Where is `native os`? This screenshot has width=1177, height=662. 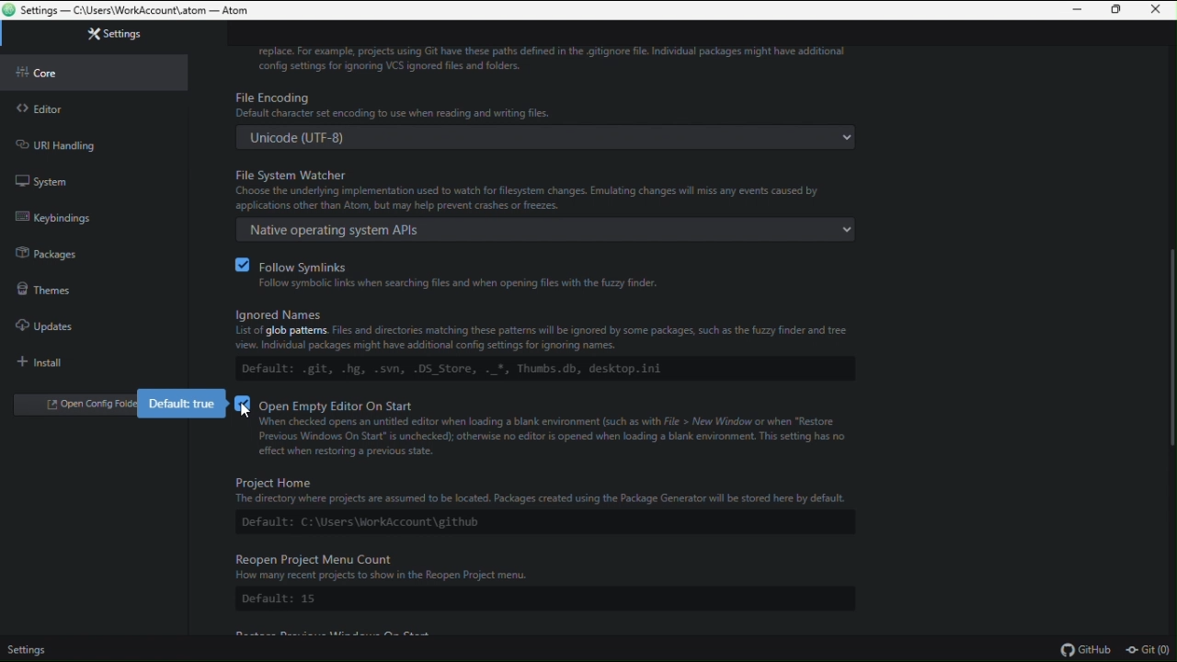 native os is located at coordinates (541, 230).